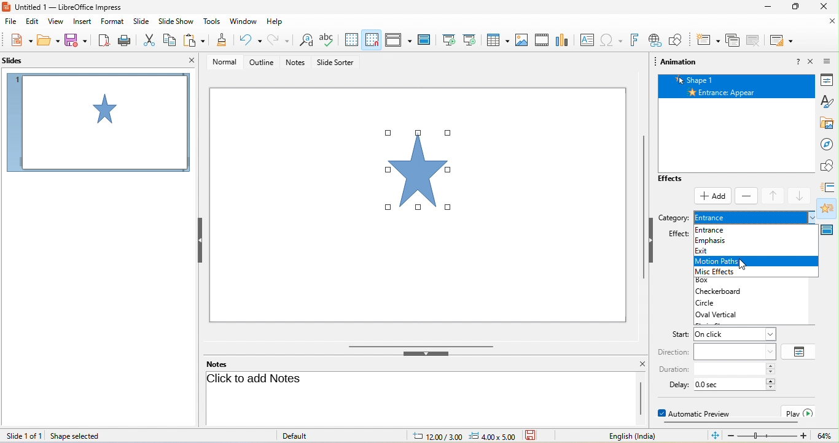 The height and width of the screenshot is (443, 839). Describe the element at coordinates (774, 196) in the screenshot. I see `move up` at that location.